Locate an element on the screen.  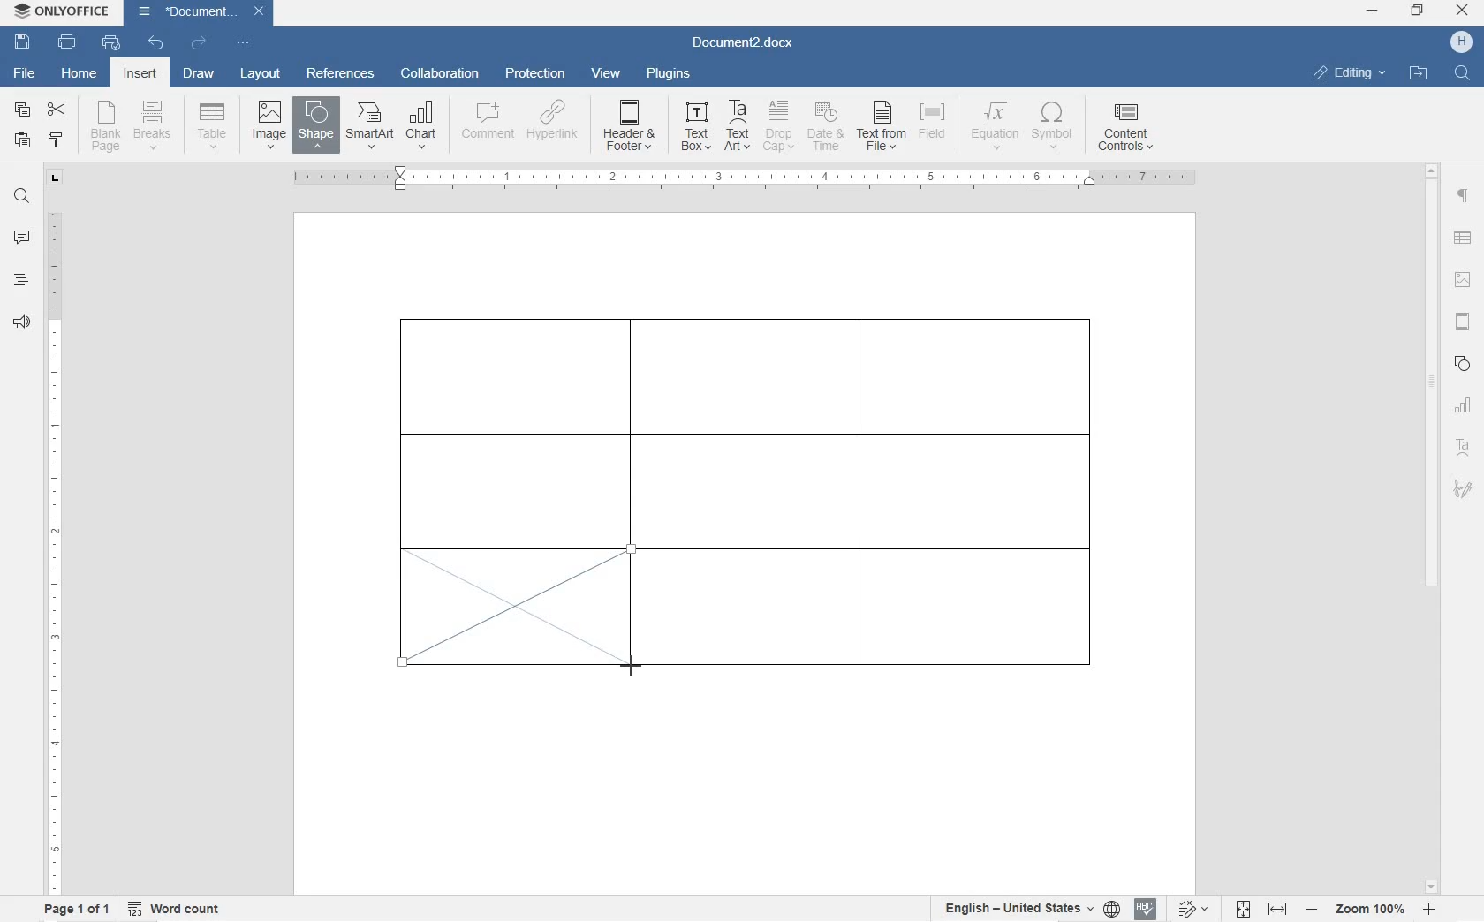
insert table is located at coordinates (208, 125).